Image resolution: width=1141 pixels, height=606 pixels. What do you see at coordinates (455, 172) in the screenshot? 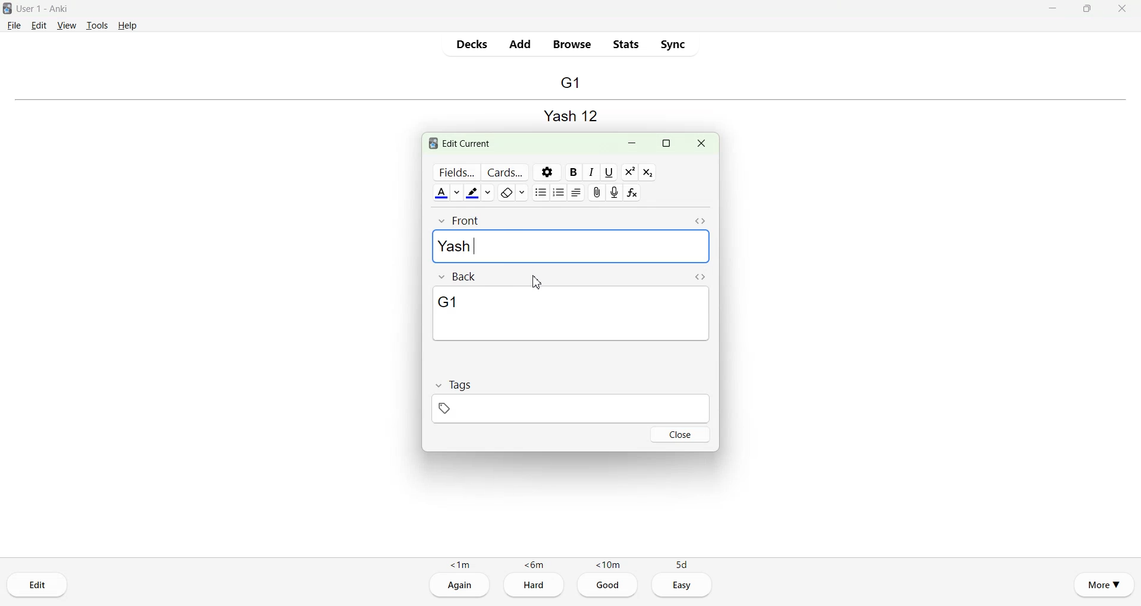
I see `Customization Field` at bounding box center [455, 172].